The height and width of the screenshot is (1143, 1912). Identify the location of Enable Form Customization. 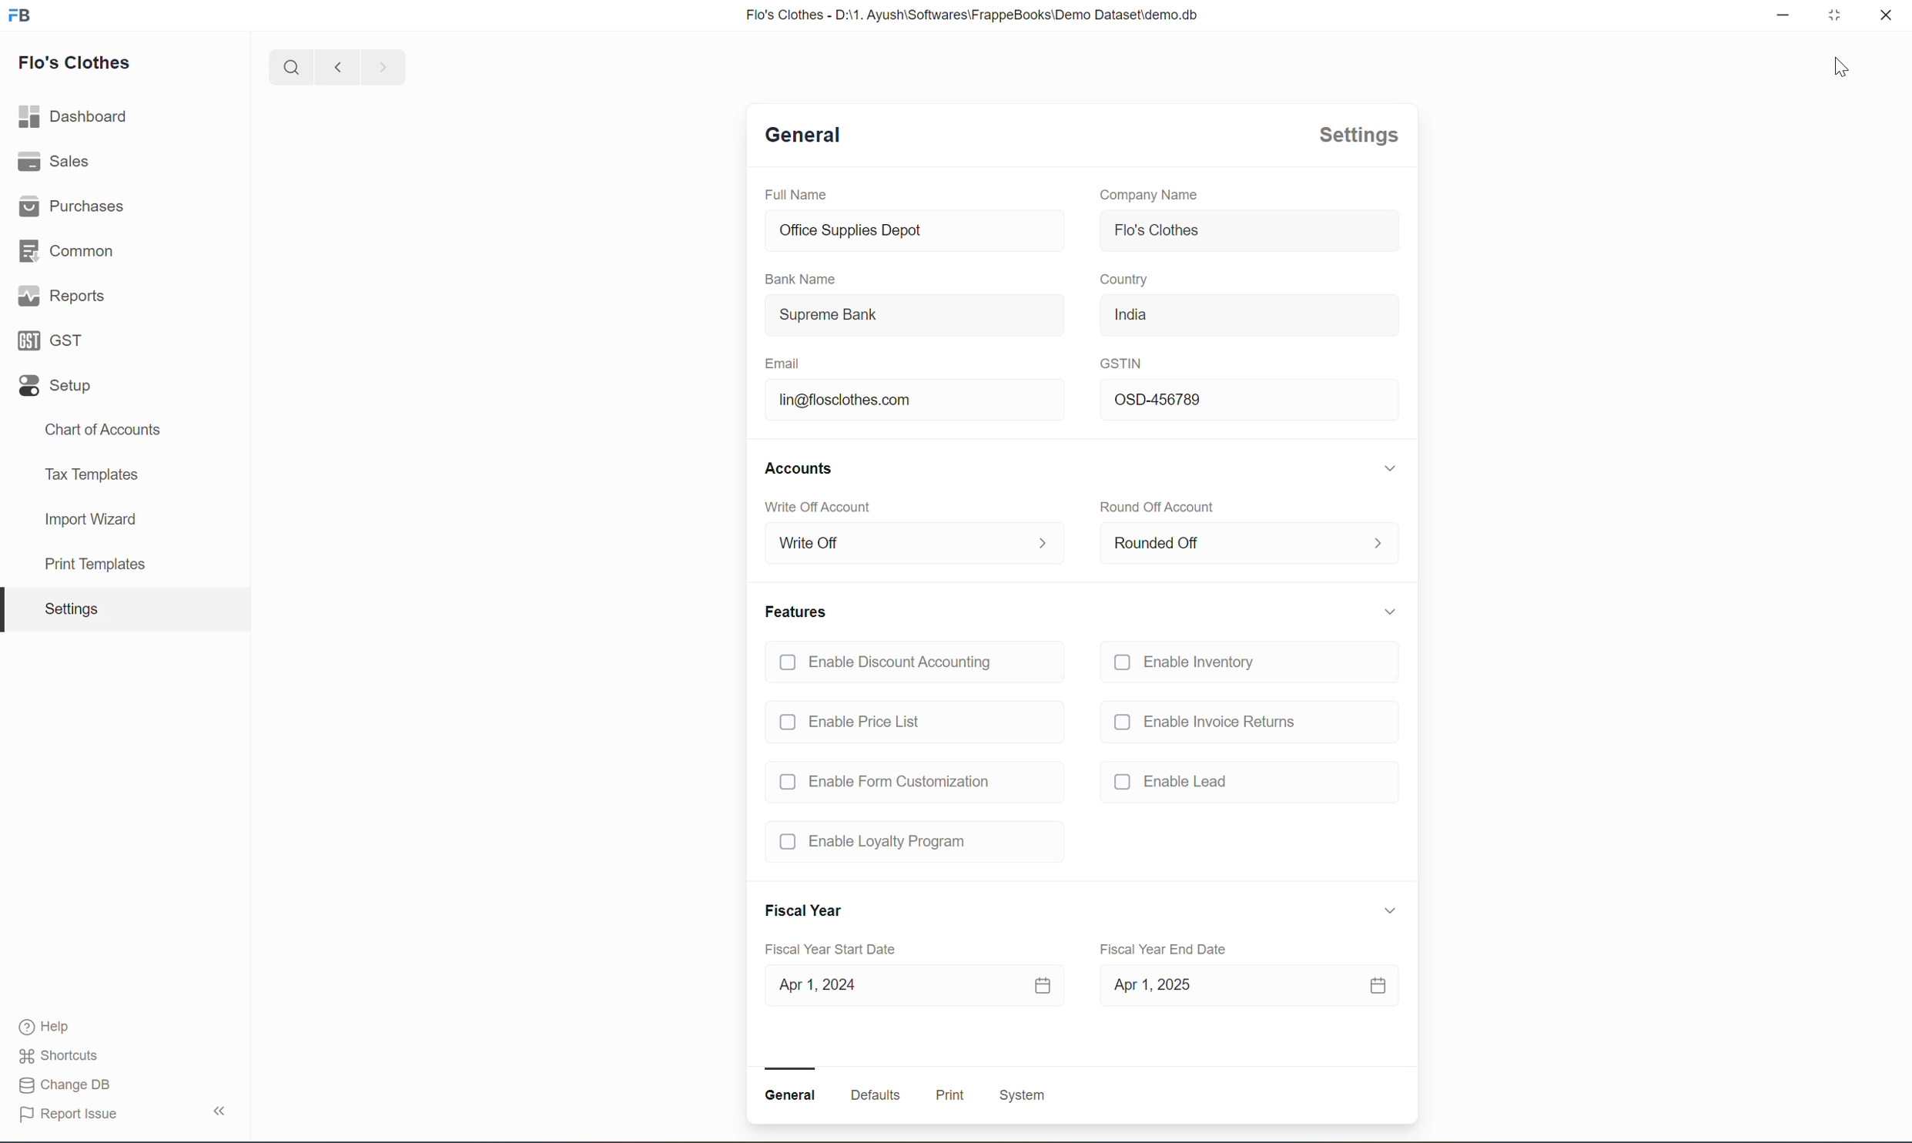
(883, 782).